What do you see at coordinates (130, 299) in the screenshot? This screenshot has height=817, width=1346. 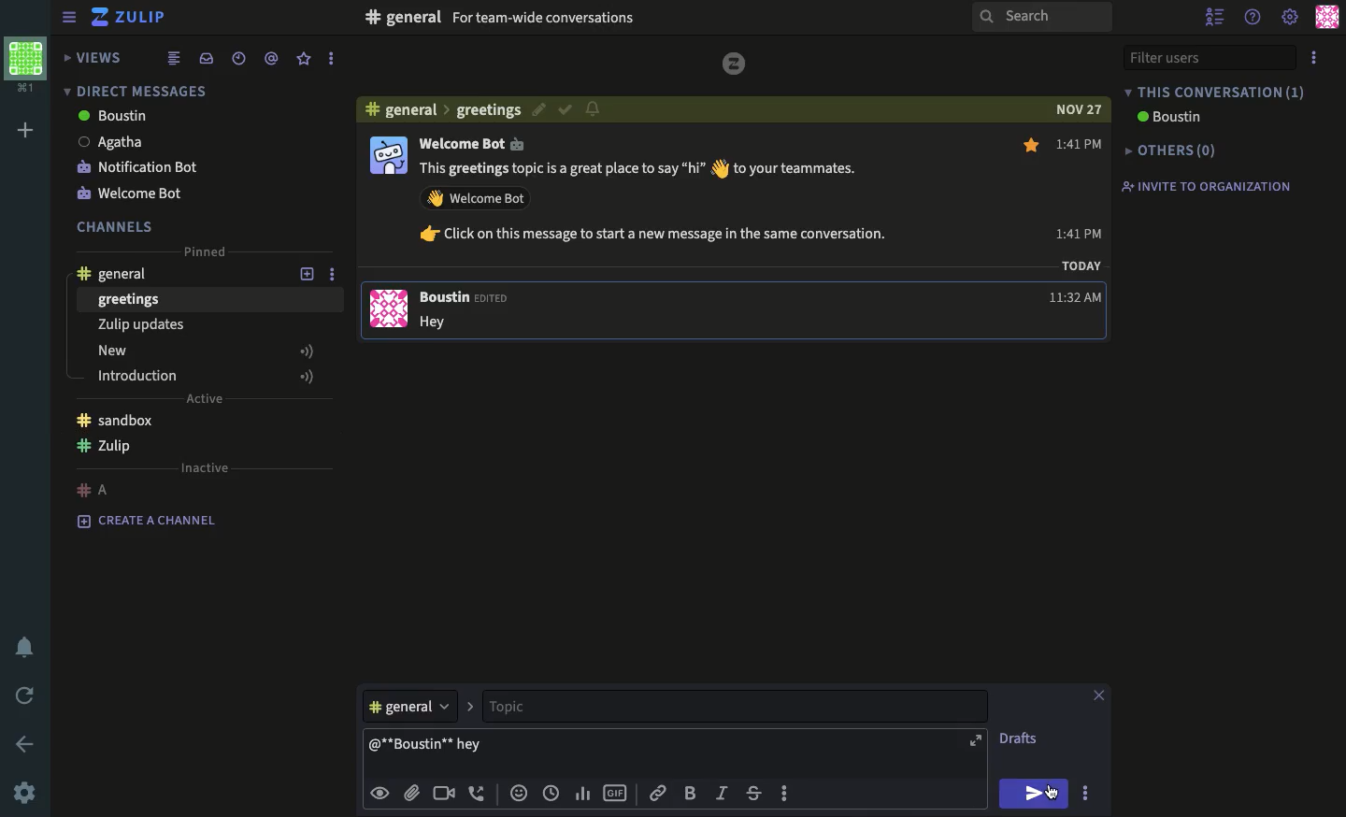 I see `greetings` at bounding box center [130, 299].